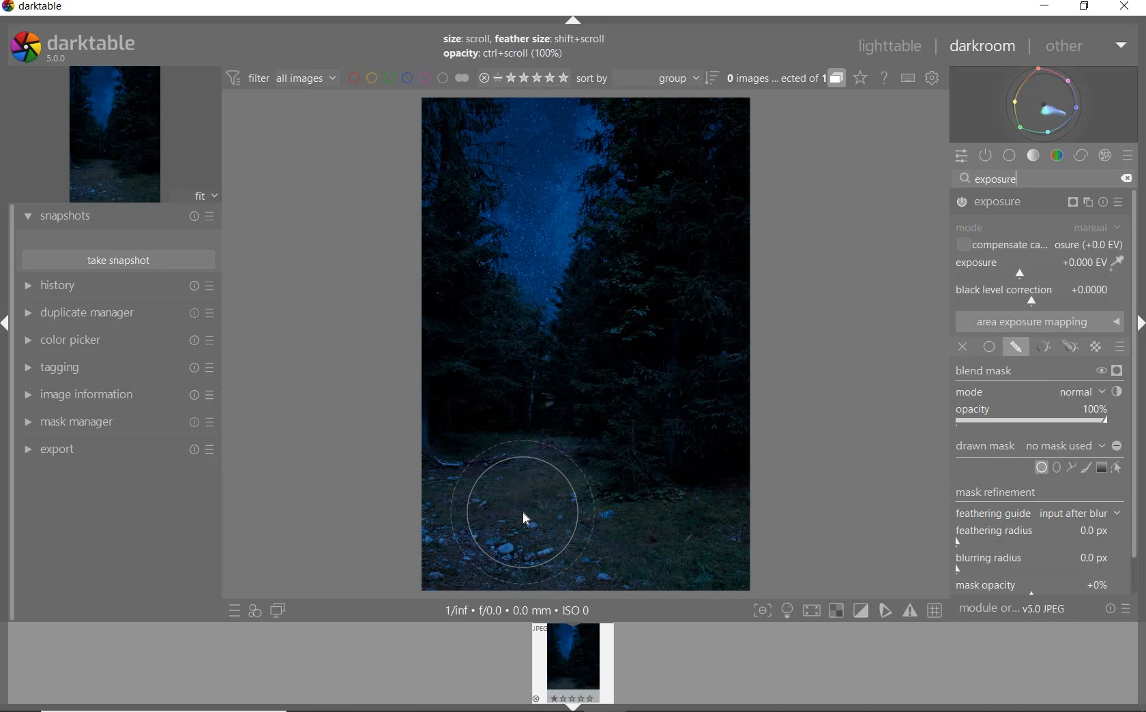  Describe the element at coordinates (1119, 609) in the screenshot. I see `RESET OR PRESETS & PREFERENCES` at that location.